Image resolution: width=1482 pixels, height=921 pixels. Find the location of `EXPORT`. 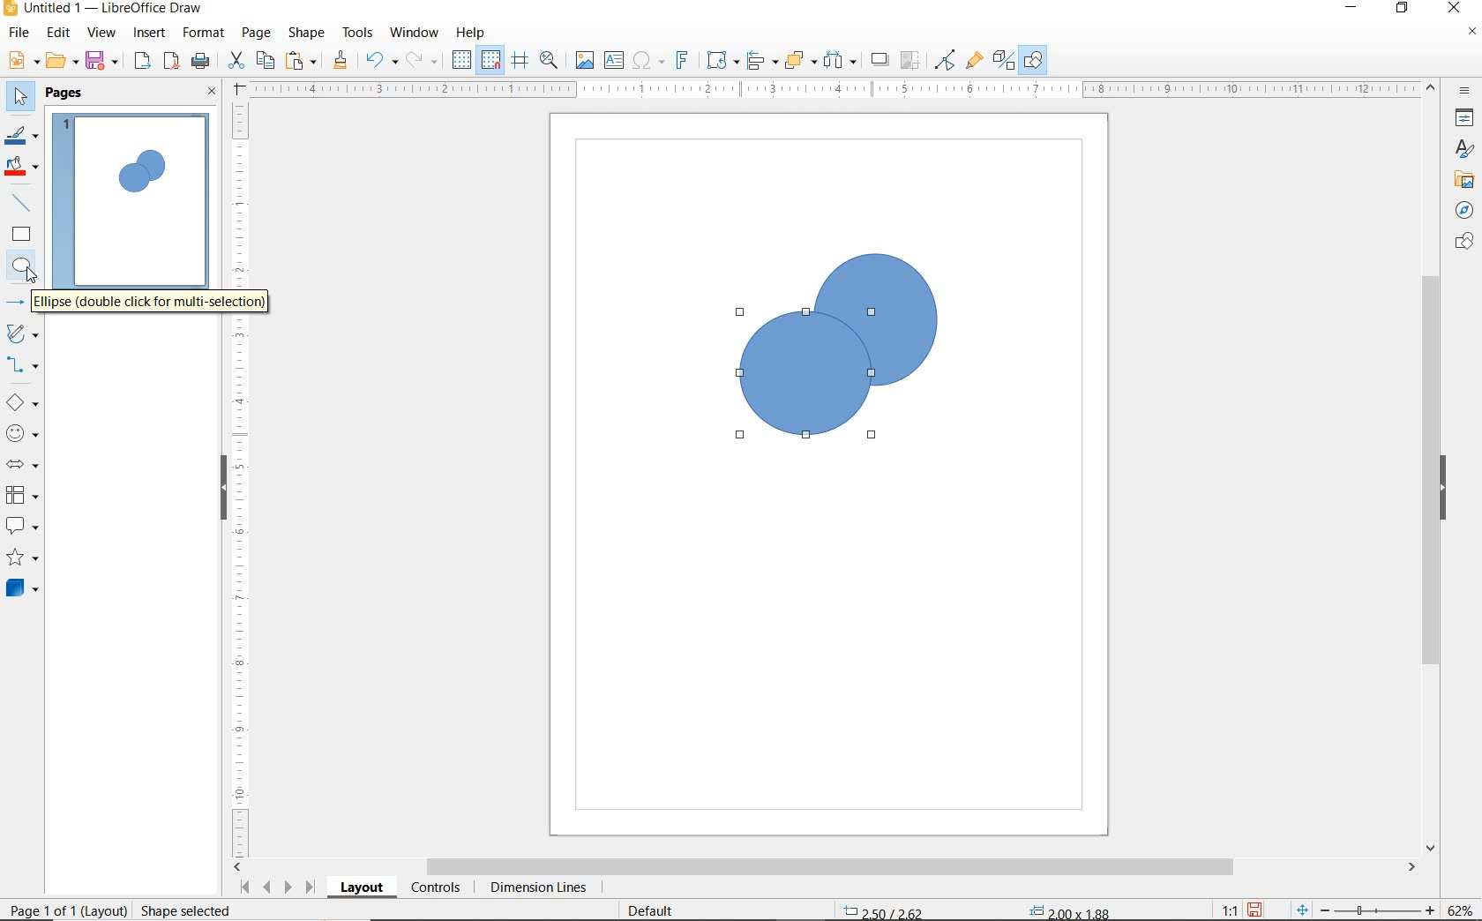

EXPORT is located at coordinates (143, 62).